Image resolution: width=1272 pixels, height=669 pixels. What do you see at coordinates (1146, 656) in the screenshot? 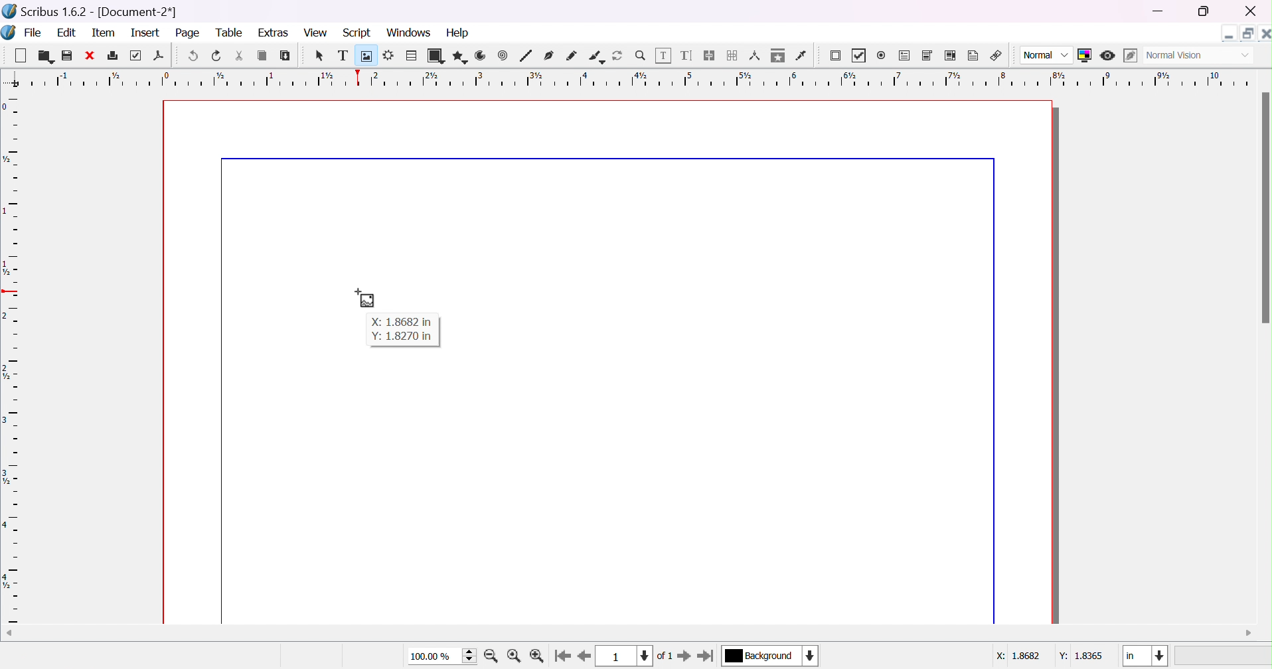
I see `in` at bounding box center [1146, 656].